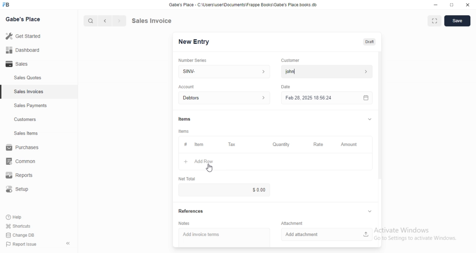  Describe the element at coordinates (226, 98) in the screenshot. I see `Account` at that location.